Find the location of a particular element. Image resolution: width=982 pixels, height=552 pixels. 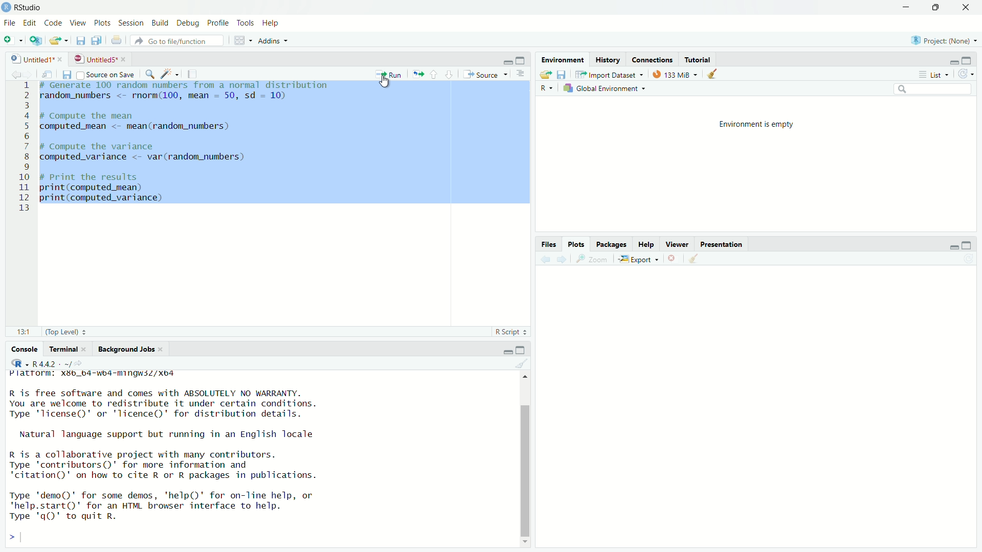

move down is located at coordinates (525, 539).